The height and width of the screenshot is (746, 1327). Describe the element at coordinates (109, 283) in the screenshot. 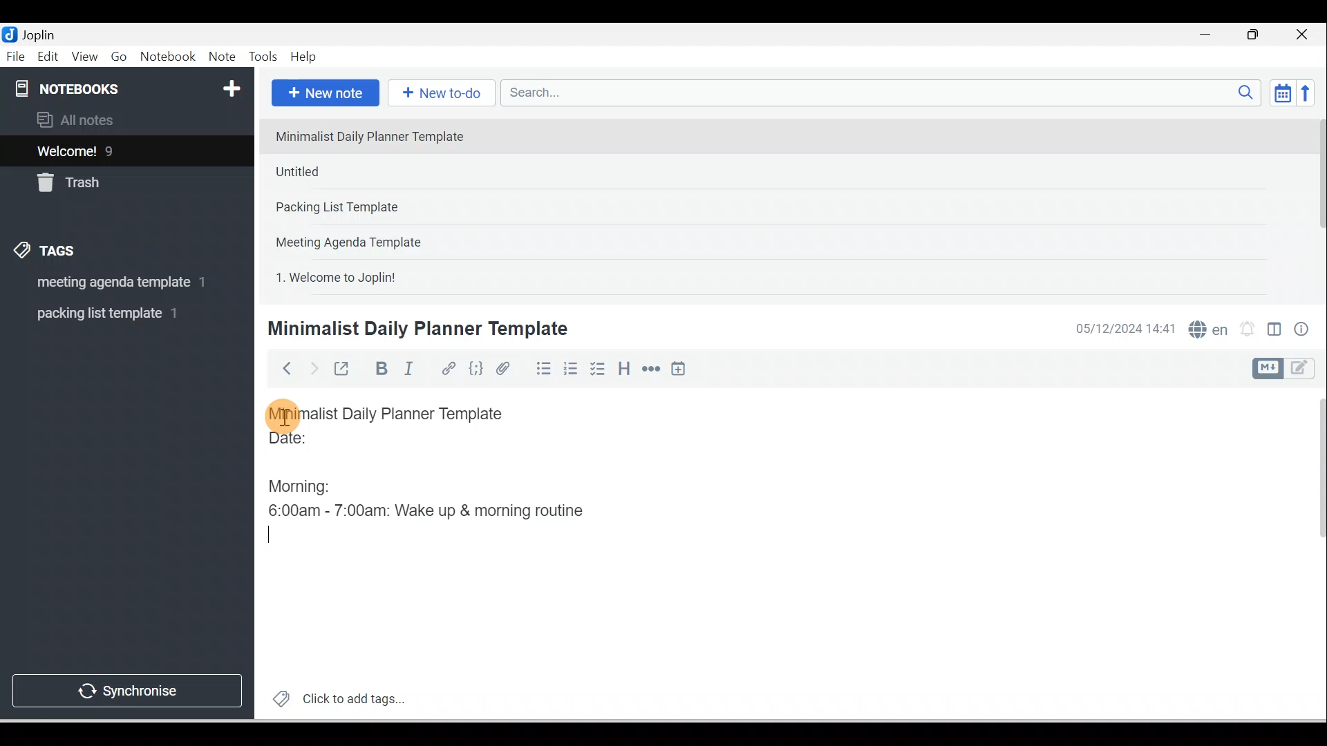

I see `Tag 1` at that location.